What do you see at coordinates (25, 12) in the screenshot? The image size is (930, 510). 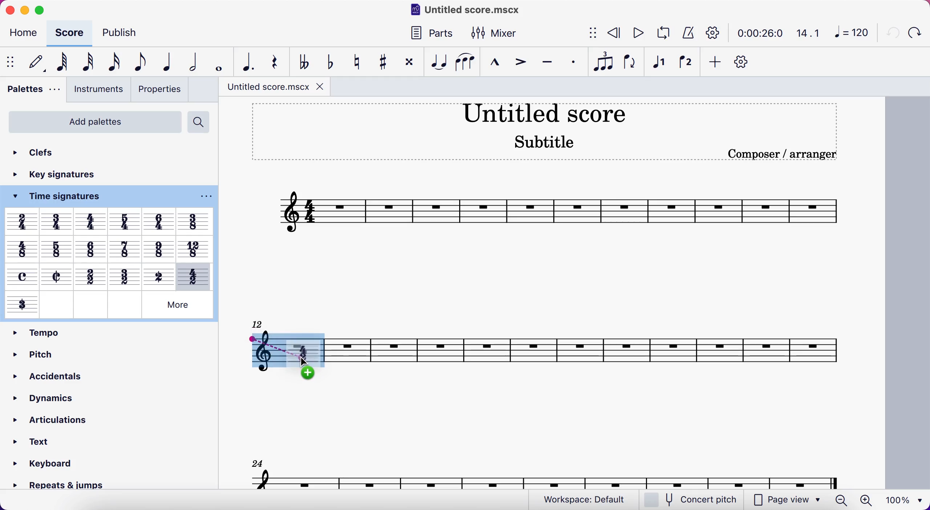 I see `minimize` at bounding box center [25, 12].